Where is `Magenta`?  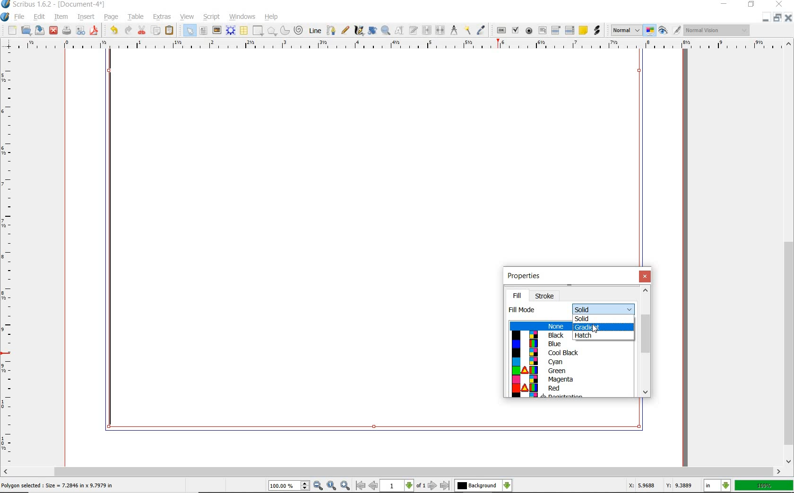
Magenta is located at coordinates (570, 380).